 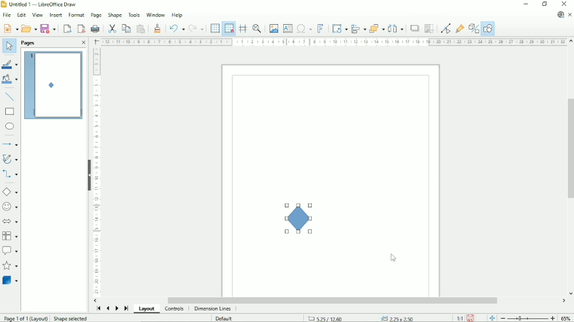 I want to click on Scroll to last page, so click(x=127, y=308).